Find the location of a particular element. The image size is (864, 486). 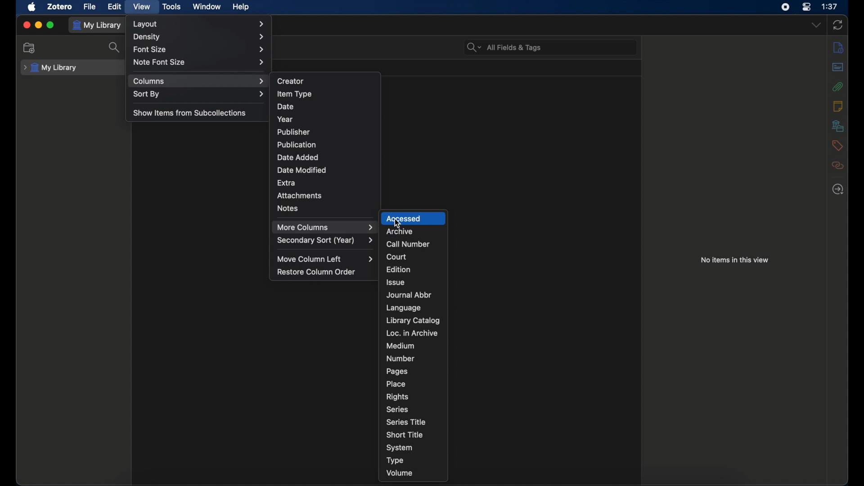

accessed is located at coordinates (413, 218).